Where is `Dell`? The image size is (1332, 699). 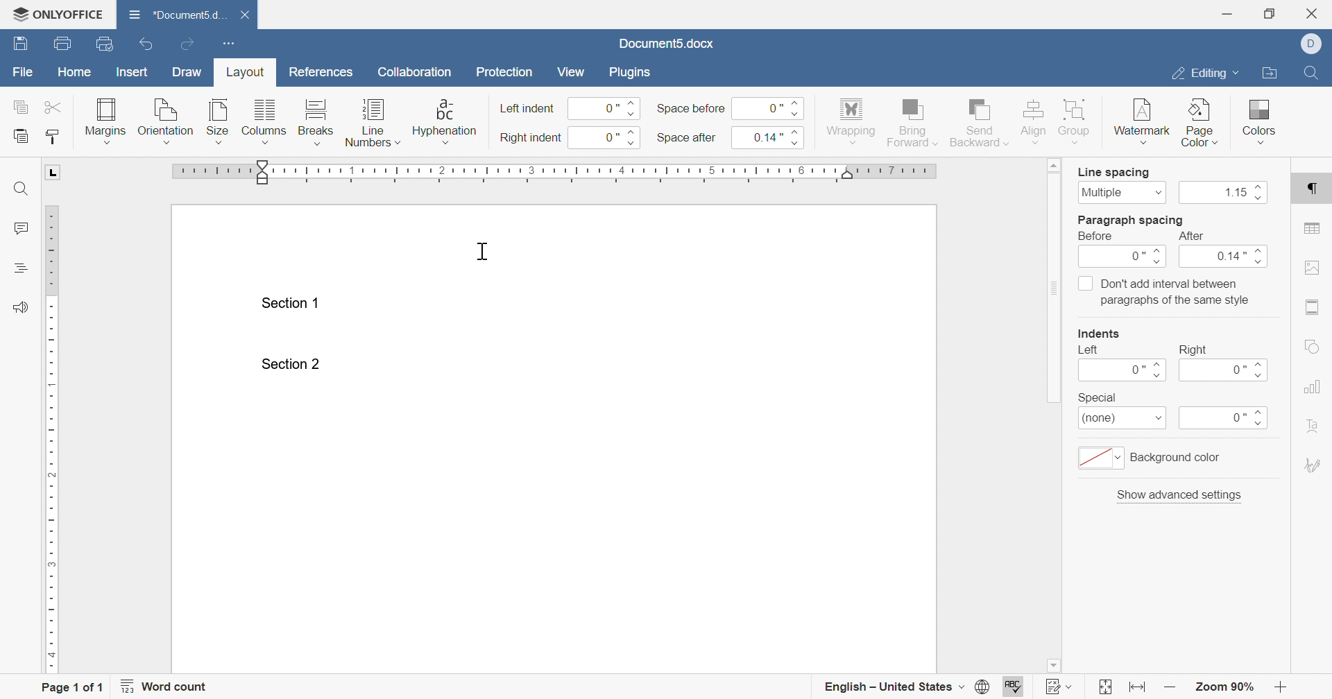
Dell is located at coordinates (1313, 42).